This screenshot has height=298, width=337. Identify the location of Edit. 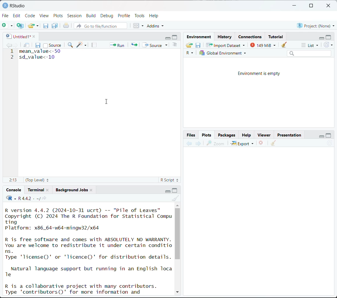
(17, 15).